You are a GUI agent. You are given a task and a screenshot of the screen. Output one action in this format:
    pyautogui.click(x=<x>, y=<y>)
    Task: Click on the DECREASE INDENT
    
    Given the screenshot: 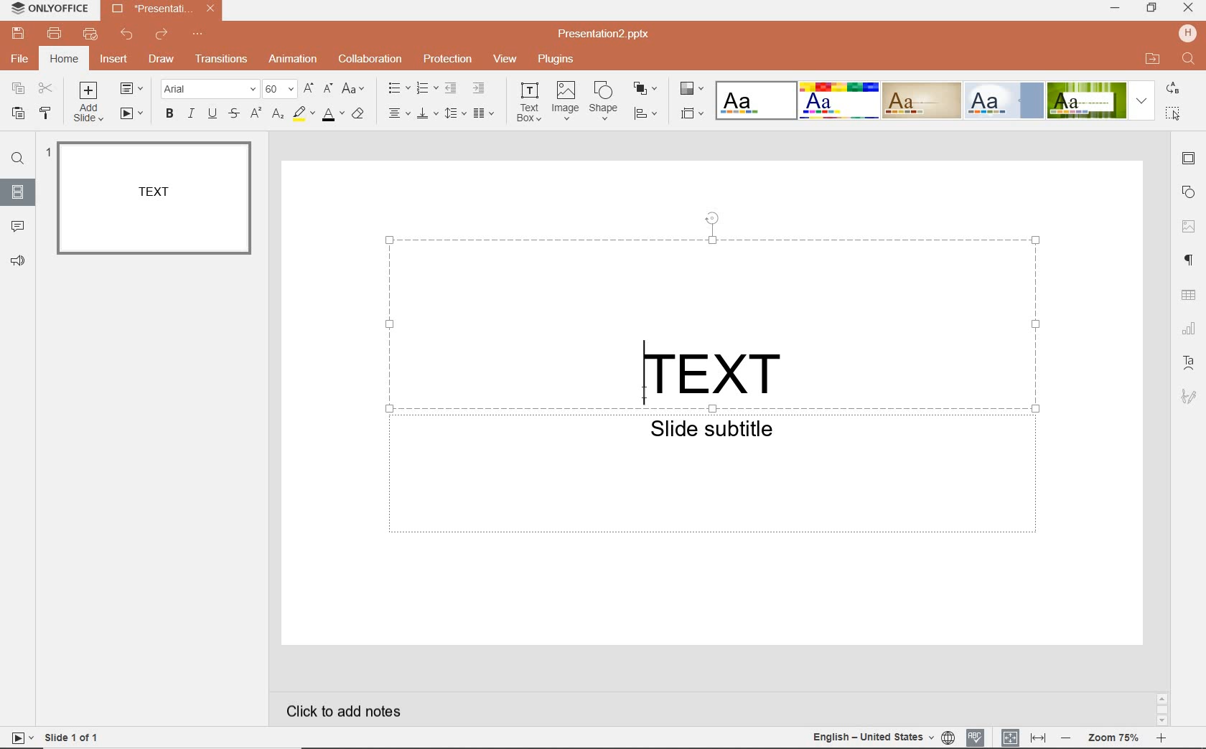 What is the action you would take?
    pyautogui.click(x=451, y=90)
    